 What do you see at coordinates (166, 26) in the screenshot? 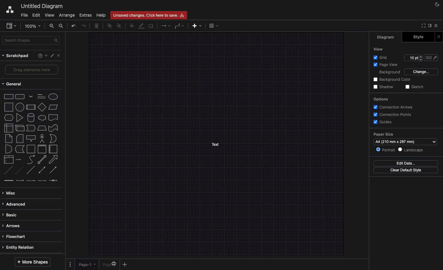
I see `Arrows` at bounding box center [166, 26].